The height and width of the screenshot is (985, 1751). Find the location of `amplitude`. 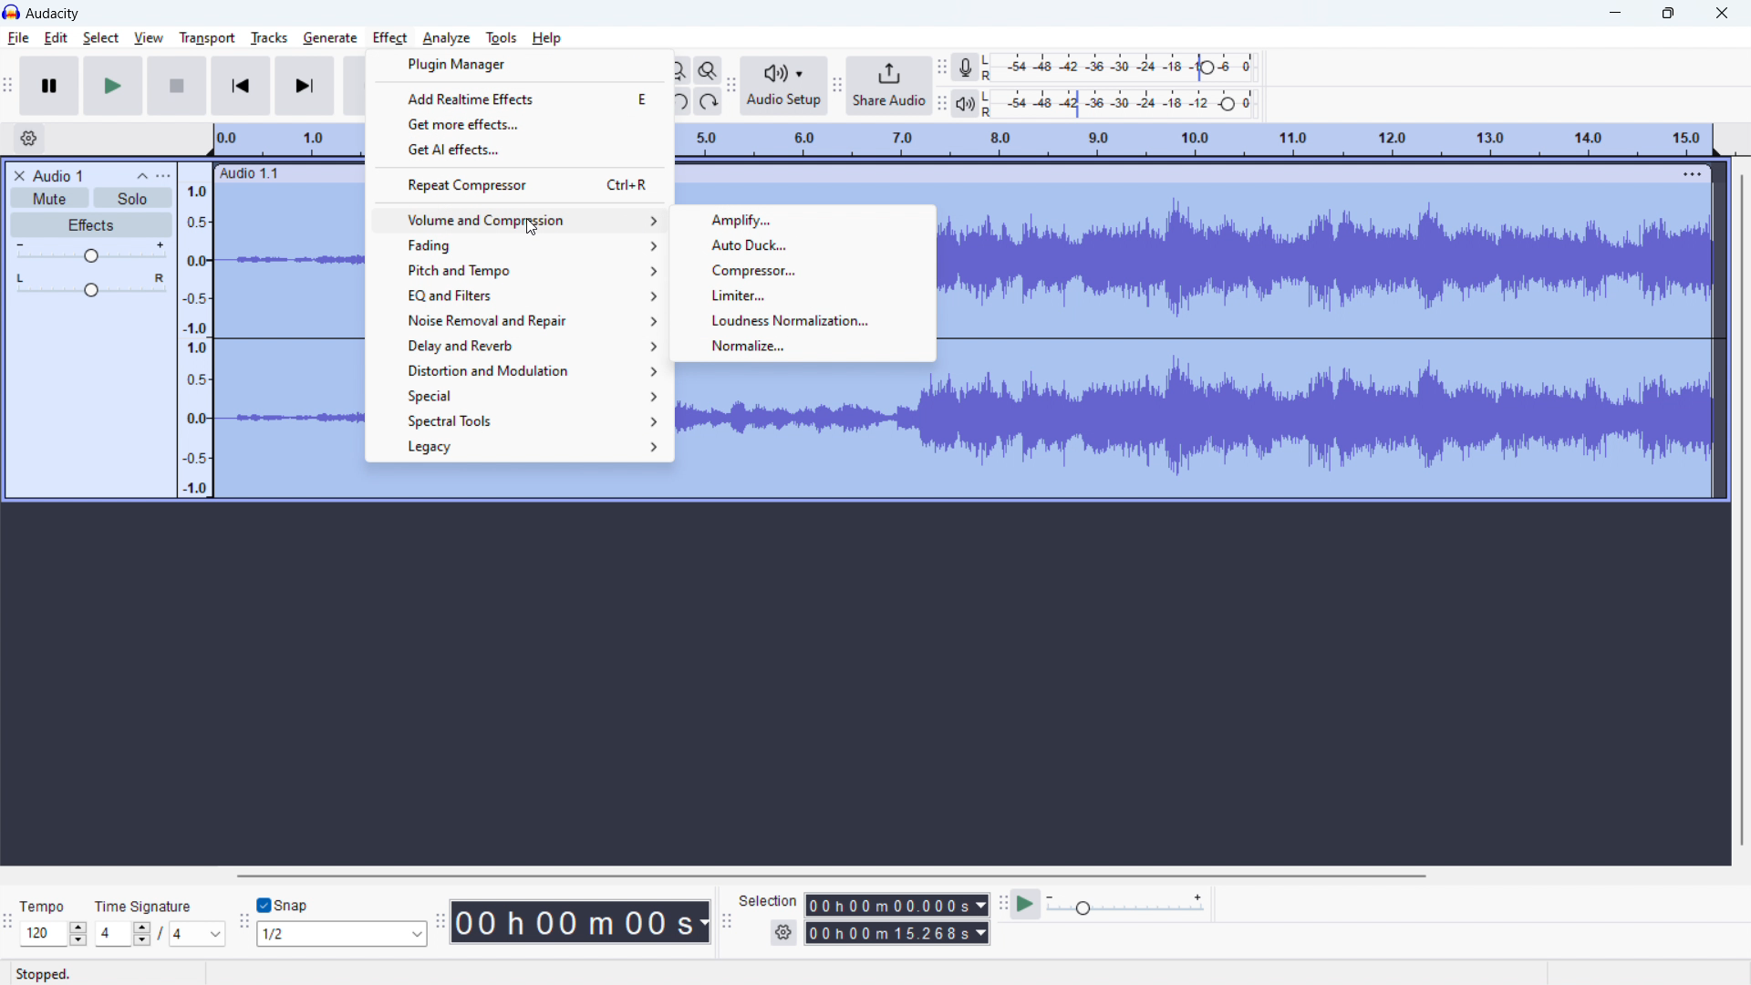

amplitude is located at coordinates (195, 328).